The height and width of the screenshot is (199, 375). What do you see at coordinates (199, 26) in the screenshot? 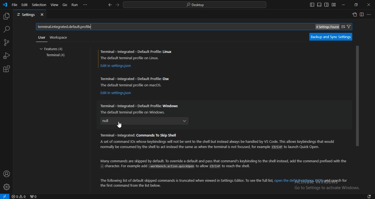
I see `Search settings` at bounding box center [199, 26].